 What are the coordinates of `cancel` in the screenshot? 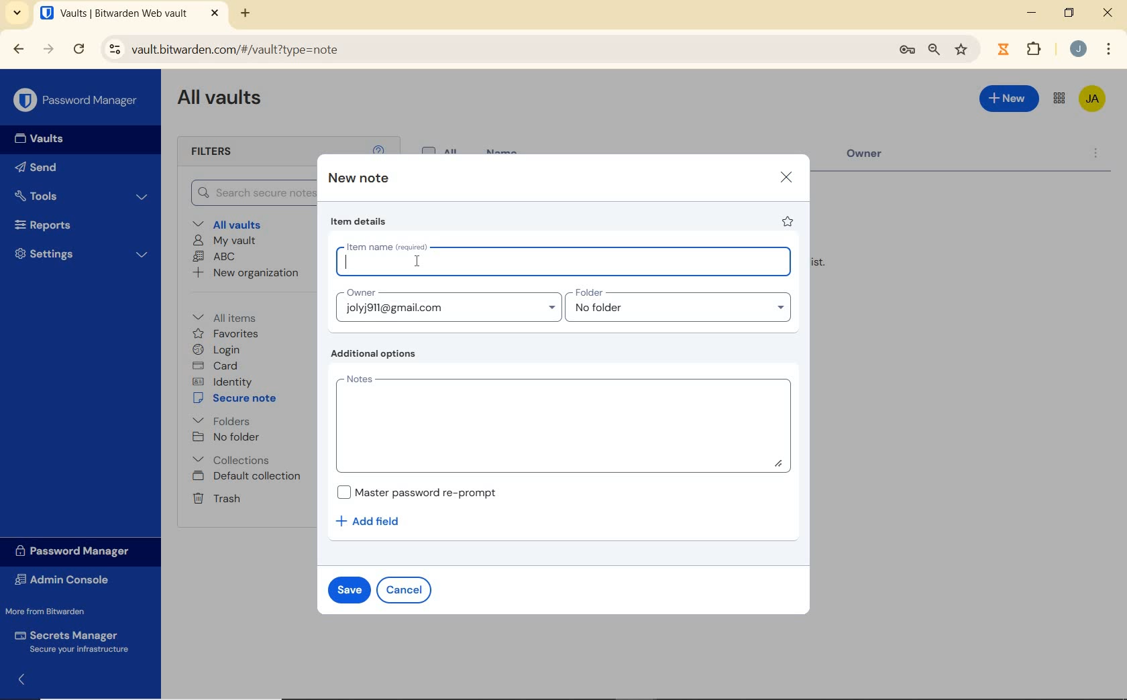 It's located at (404, 591).